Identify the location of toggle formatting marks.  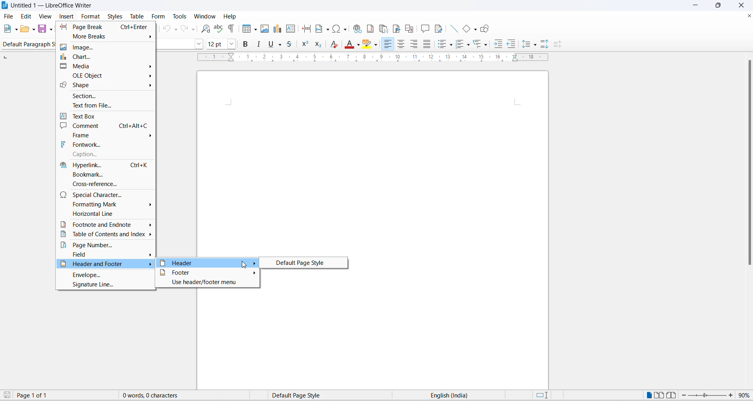
(232, 28).